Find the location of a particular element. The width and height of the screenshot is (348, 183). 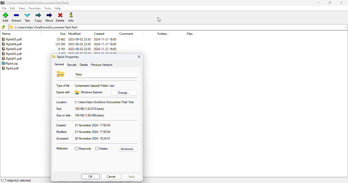

favorites is located at coordinates (34, 8).